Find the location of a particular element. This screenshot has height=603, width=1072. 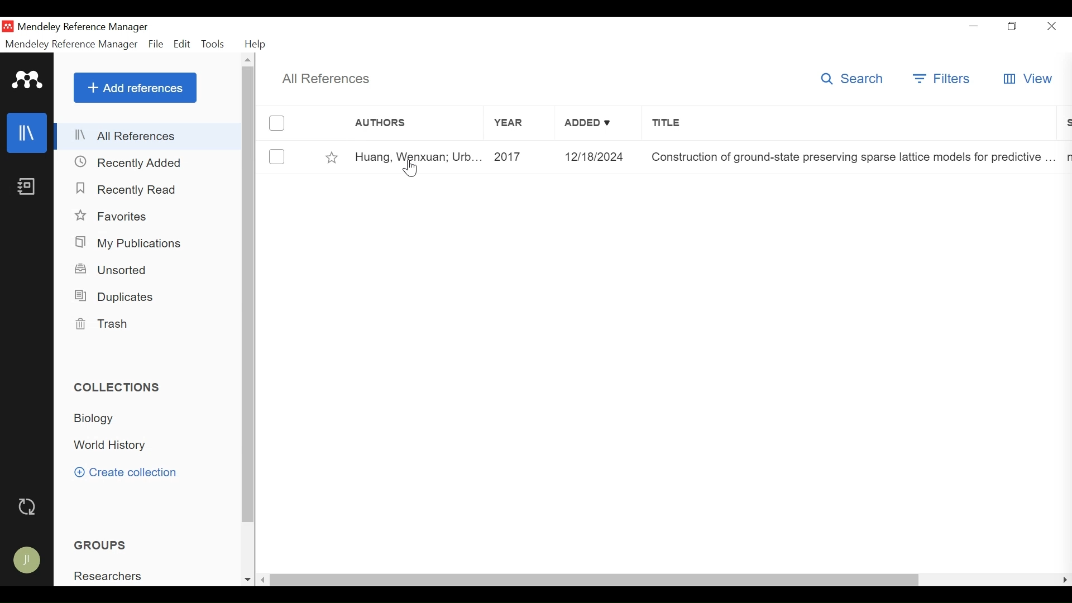

Unsorted is located at coordinates (116, 270).